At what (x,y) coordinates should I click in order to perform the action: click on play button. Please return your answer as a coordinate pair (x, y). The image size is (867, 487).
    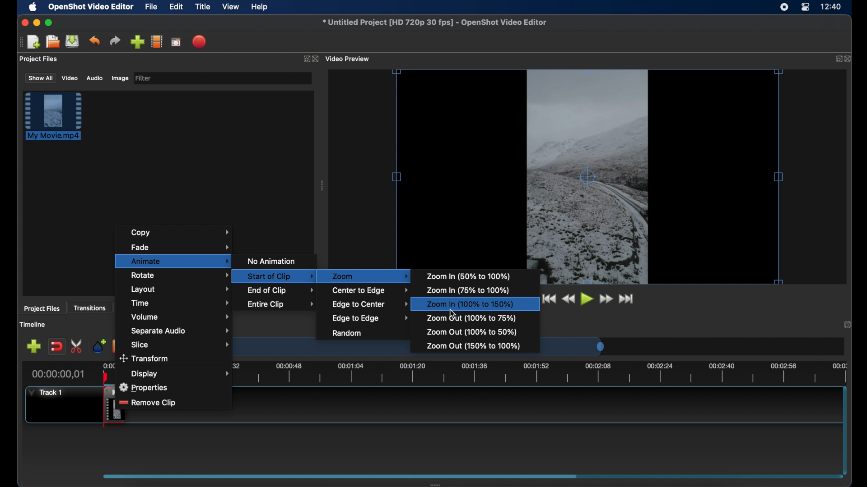
    Looking at the image, I should click on (587, 299).